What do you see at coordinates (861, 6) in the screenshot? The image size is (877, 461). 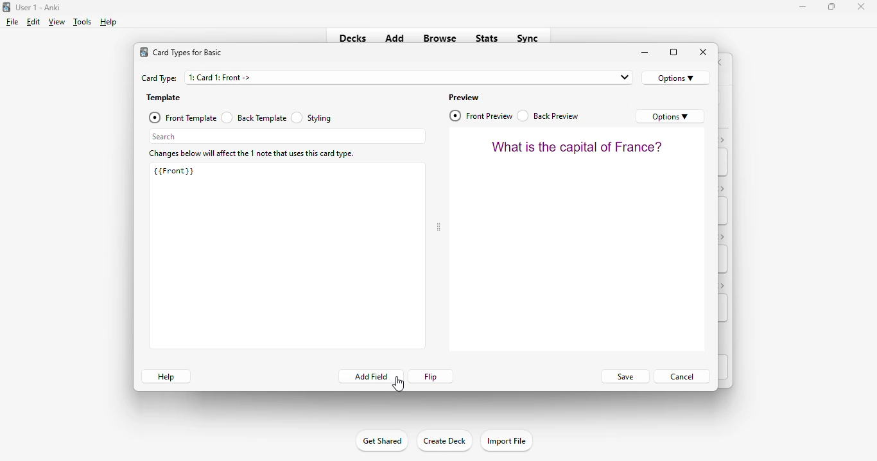 I see `close` at bounding box center [861, 6].